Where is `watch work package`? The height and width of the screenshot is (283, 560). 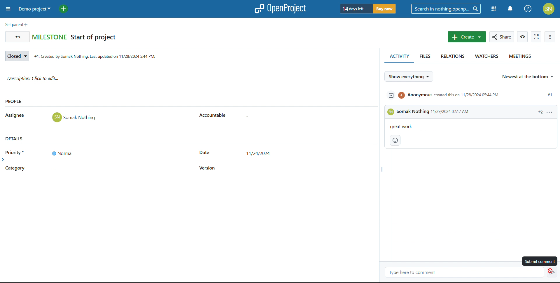 watch work package is located at coordinates (523, 37).